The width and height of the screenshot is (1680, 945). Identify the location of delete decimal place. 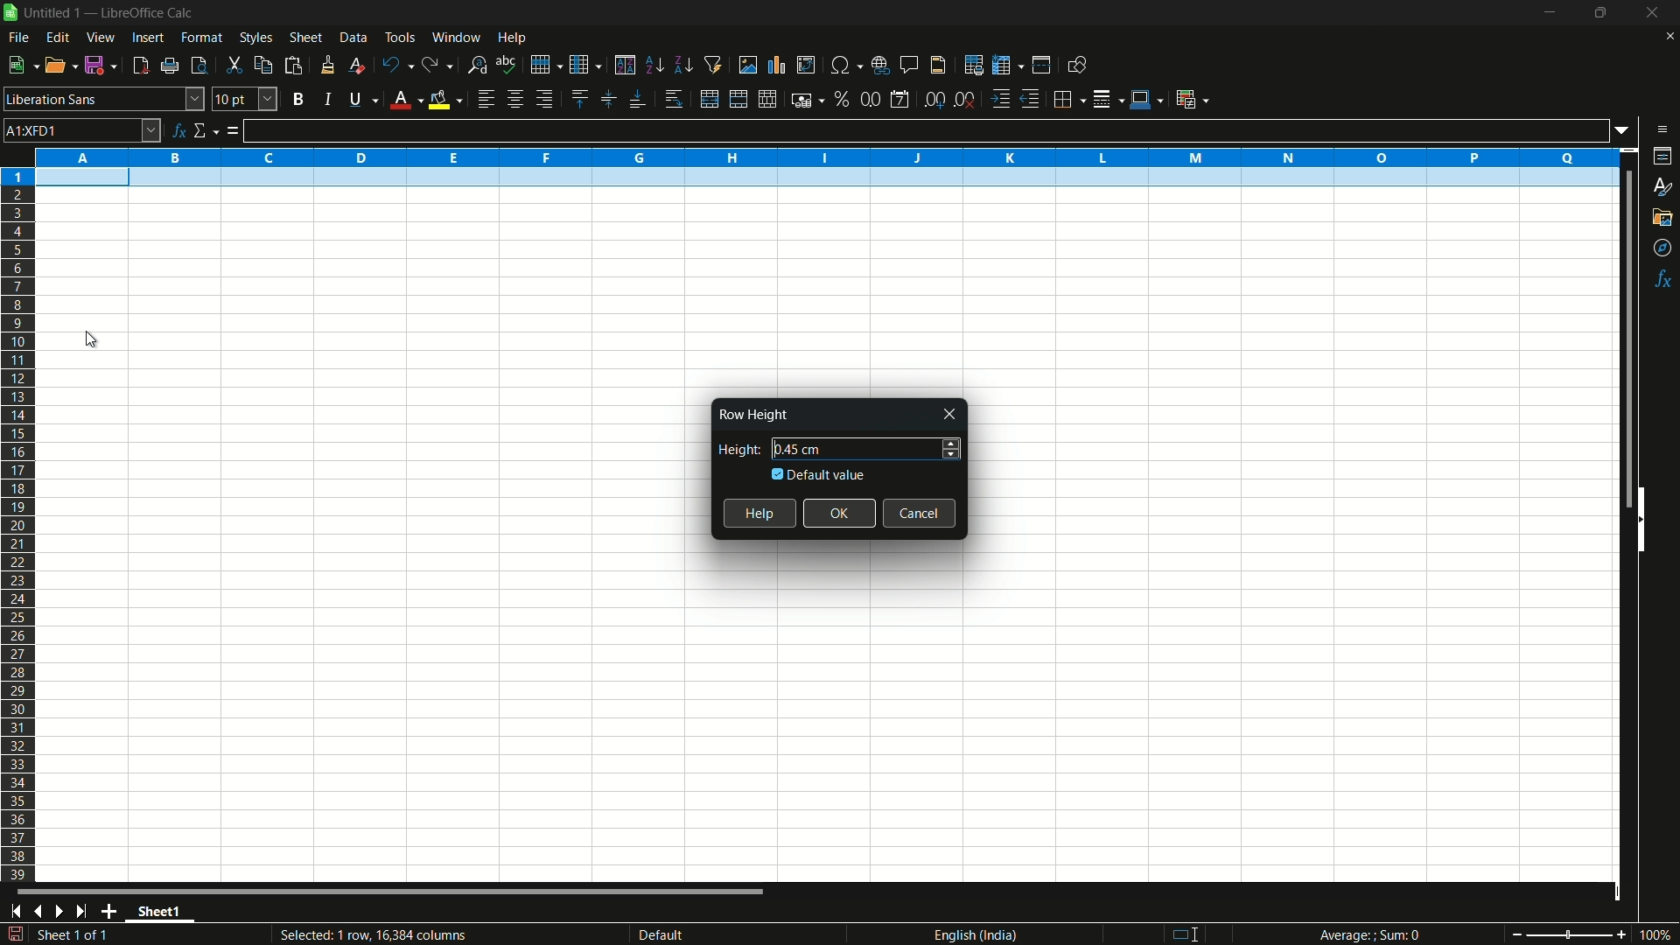
(966, 100).